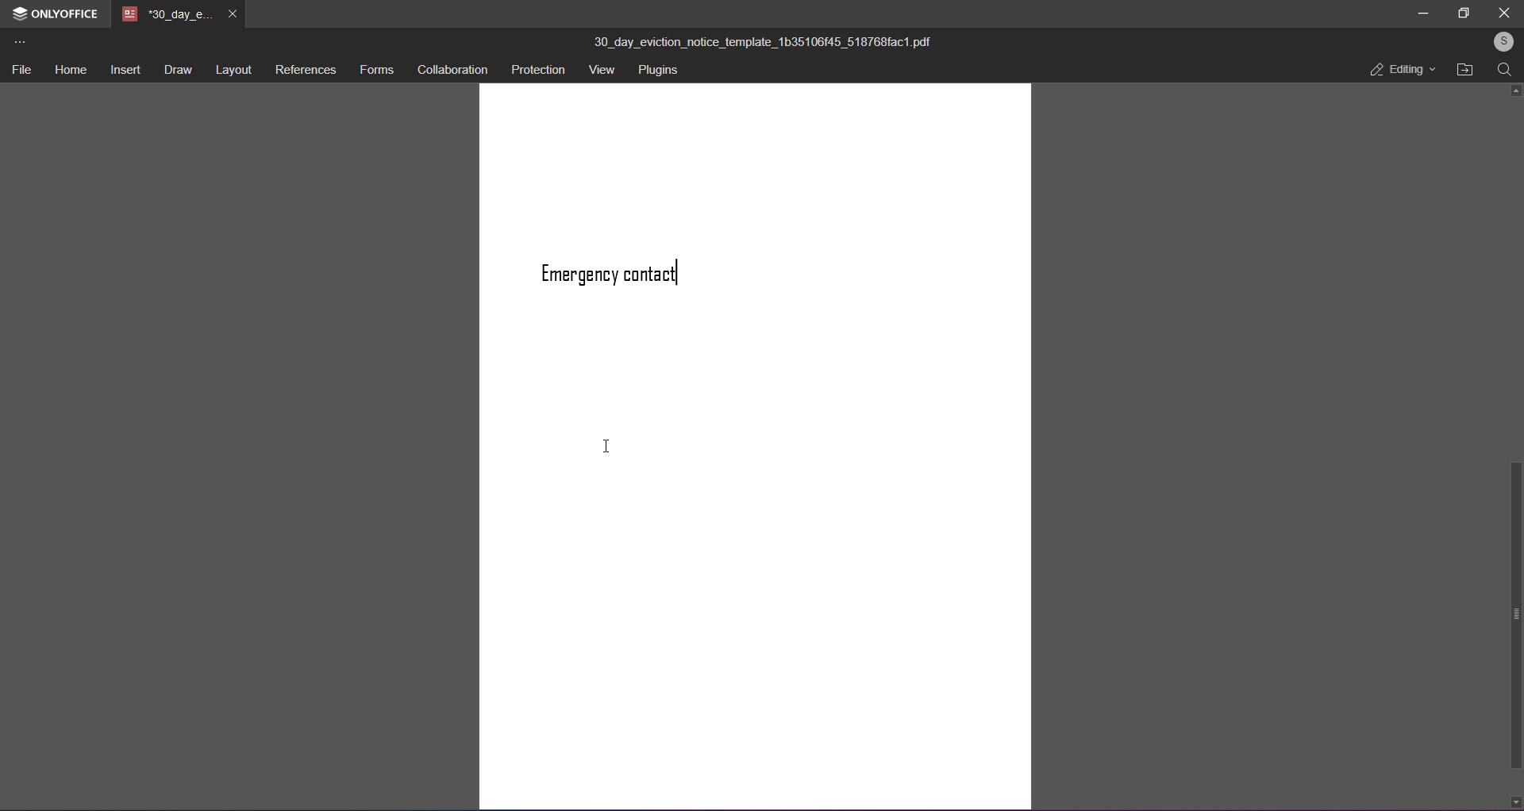 This screenshot has width=1524, height=811. What do you see at coordinates (21, 71) in the screenshot?
I see `file` at bounding box center [21, 71].